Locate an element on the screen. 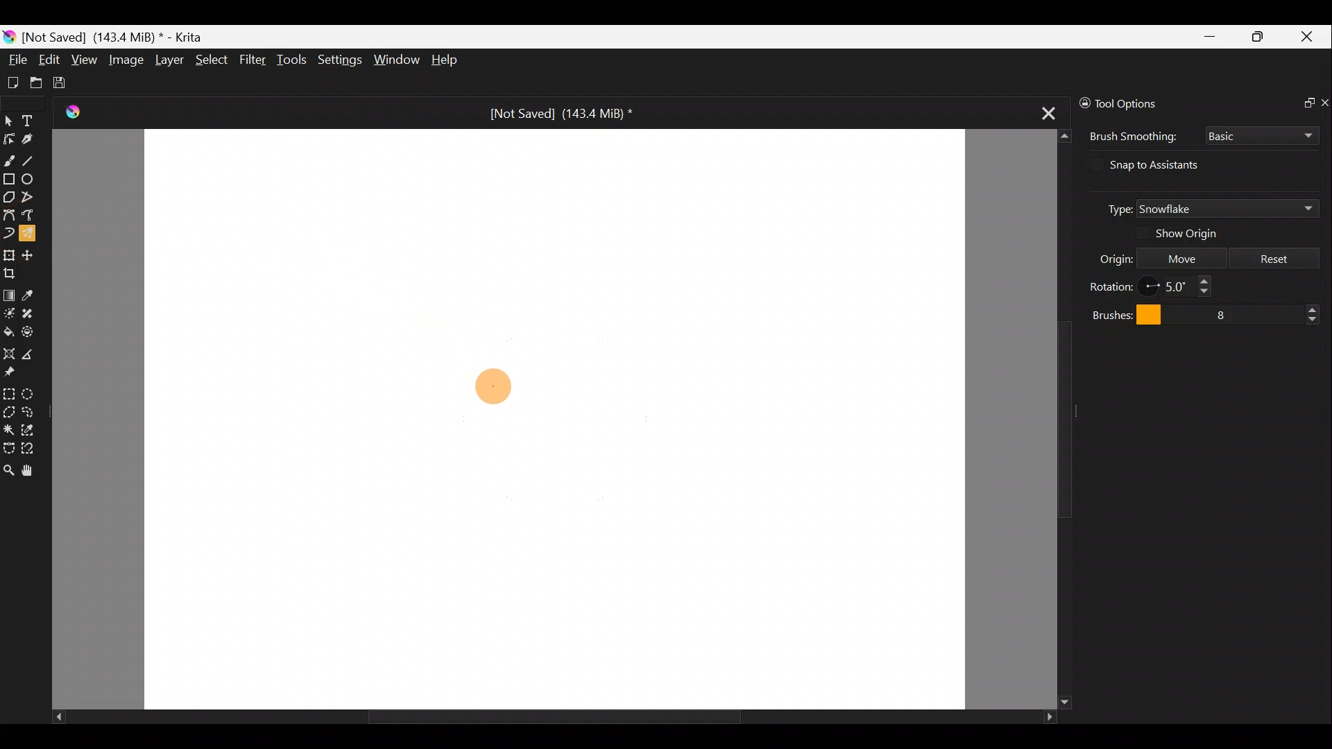 Image resolution: width=1332 pixels, height=749 pixels. Tool options is located at coordinates (1142, 103).